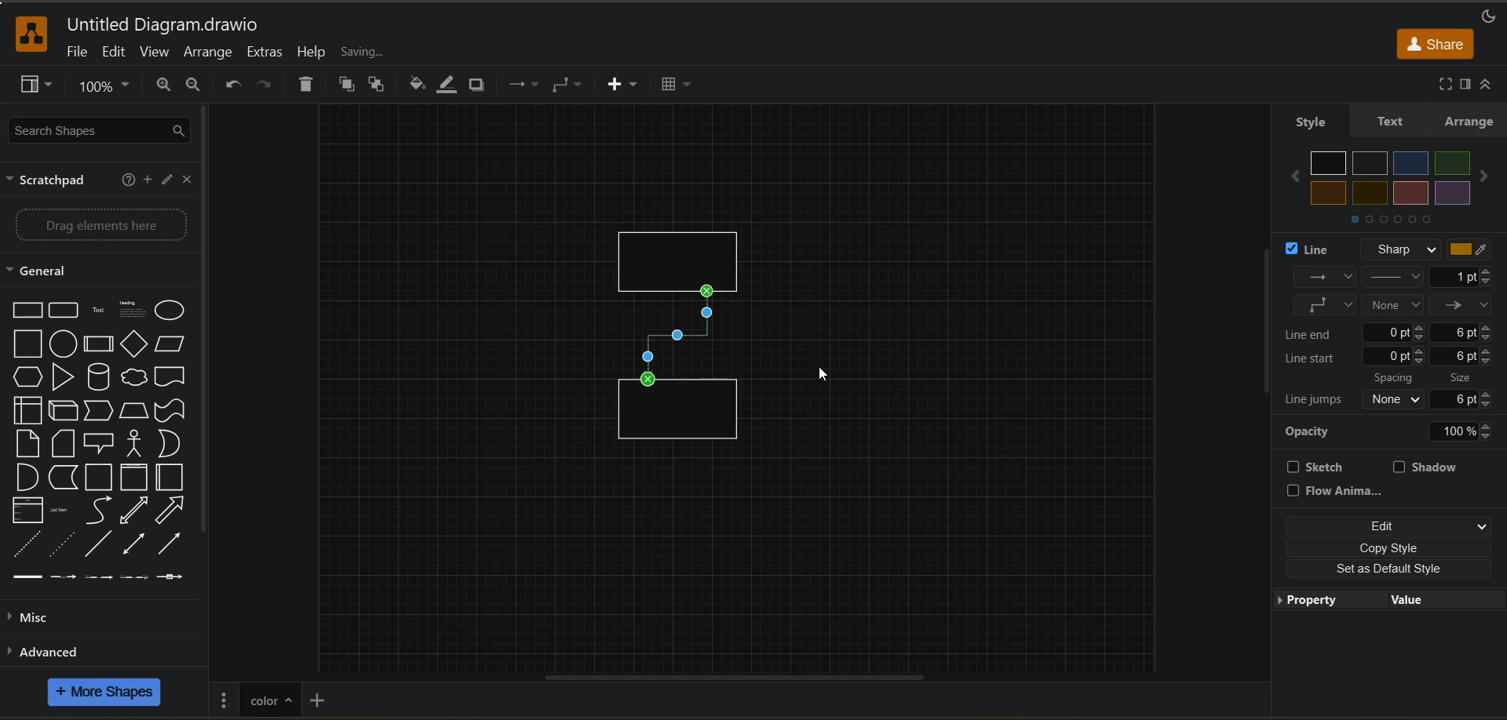 The height and width of the screenshot is (720, 1507). Describe the element at coordinates (173, 478) in the screenshot. I see `Horizontal Container` at that location.